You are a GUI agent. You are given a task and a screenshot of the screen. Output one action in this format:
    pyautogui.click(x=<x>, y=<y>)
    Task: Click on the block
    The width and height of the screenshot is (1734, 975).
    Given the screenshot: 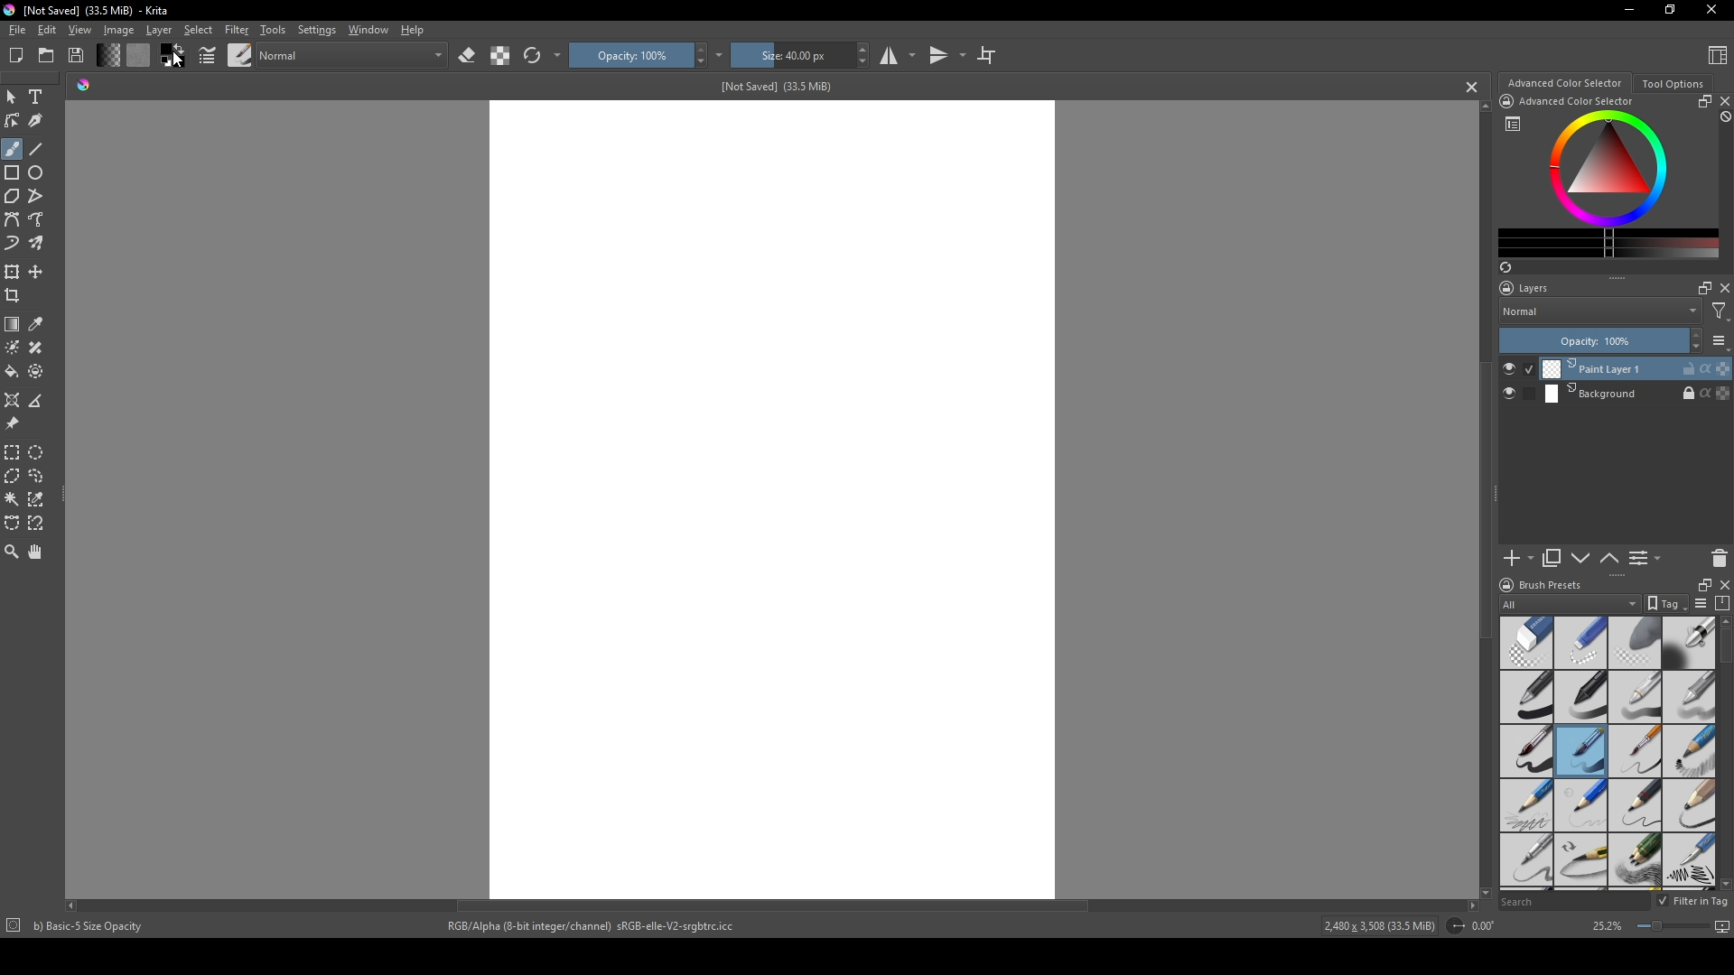 What is the action you would take?
    pyautogui.click(x=1723, y=117)
    